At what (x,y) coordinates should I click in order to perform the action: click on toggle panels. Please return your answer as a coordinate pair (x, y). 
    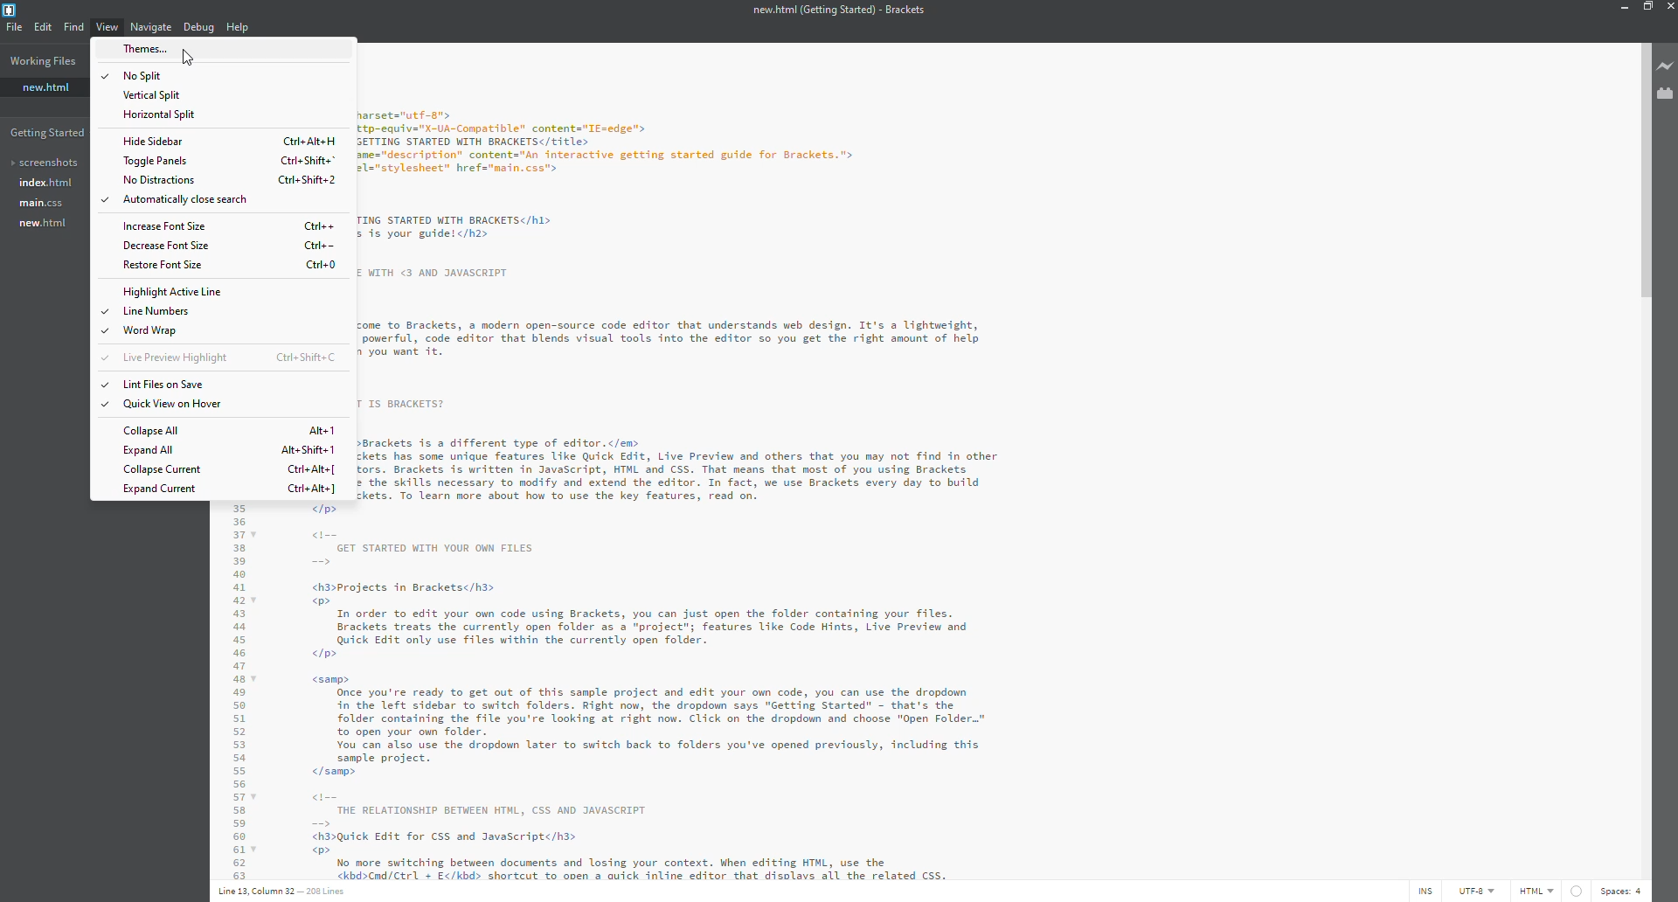
    Looking at the image, I should click on (156, 160).